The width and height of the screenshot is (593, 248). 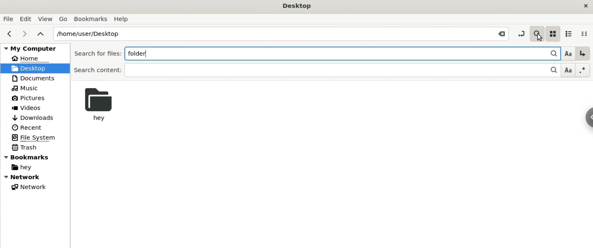 What do you see at coordinates (100, 106) in the screenshot?
I see `hey` at bounding box center [100, 106].